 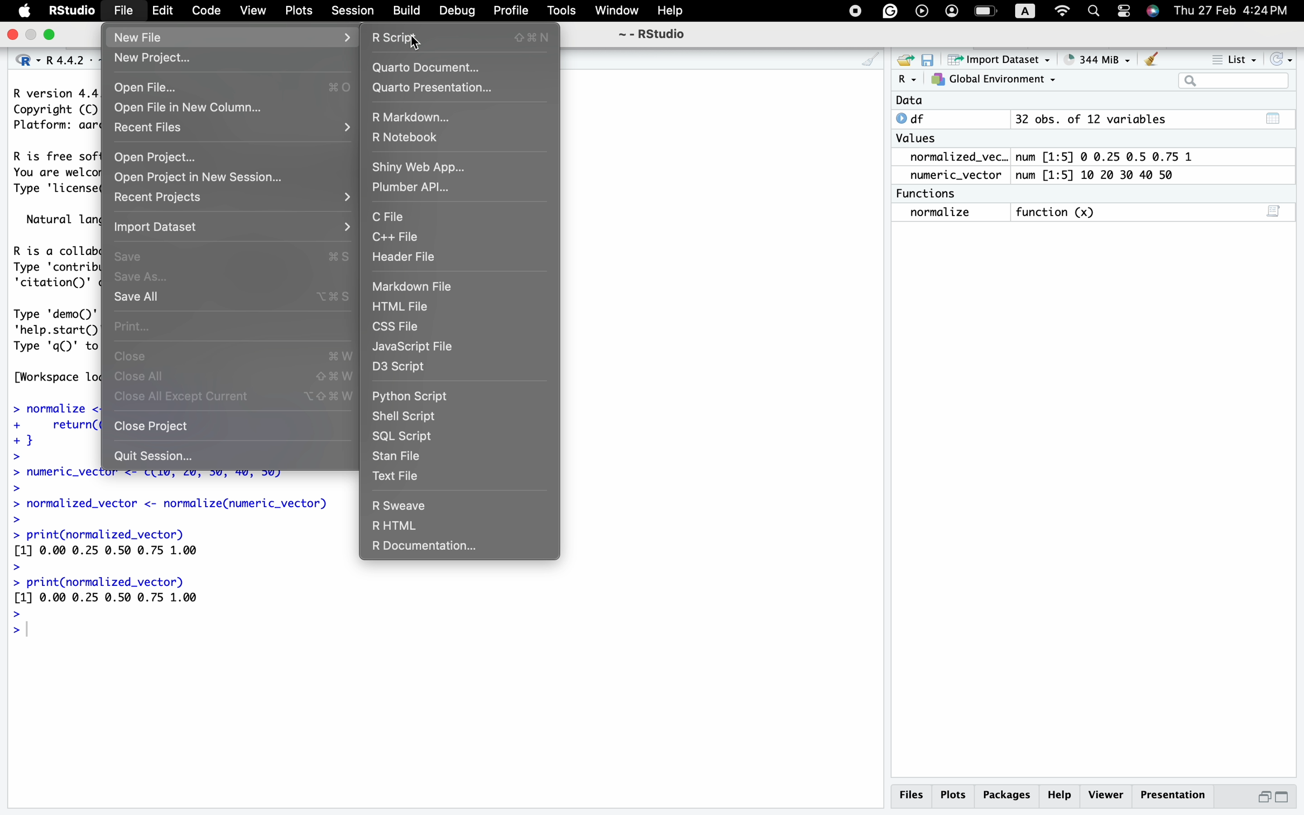 What do you see at coordinates (1284, 798) in the screenshot?
I see `maximize` at bounding box center [1284, 798].